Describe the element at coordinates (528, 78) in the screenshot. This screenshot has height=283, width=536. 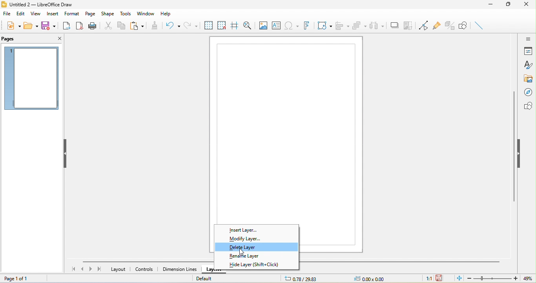
I see `gallery` at that location.